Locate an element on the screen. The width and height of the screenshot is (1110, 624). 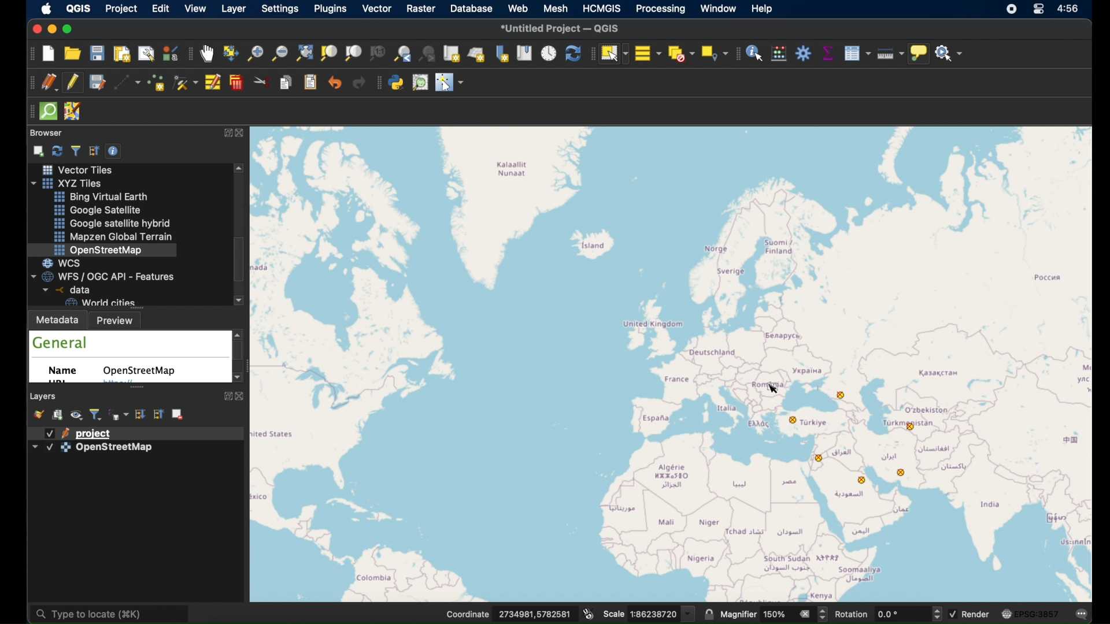
digitizing toolbar is located at coordinates (29, 83).